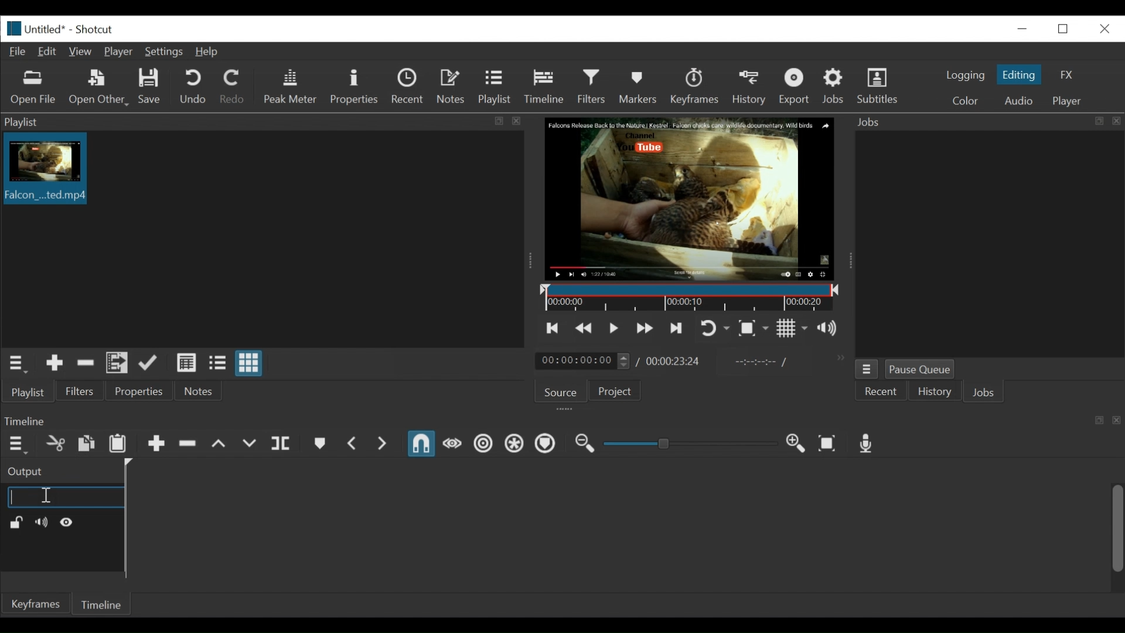  I want to click on Jobs, so click(834, 86).